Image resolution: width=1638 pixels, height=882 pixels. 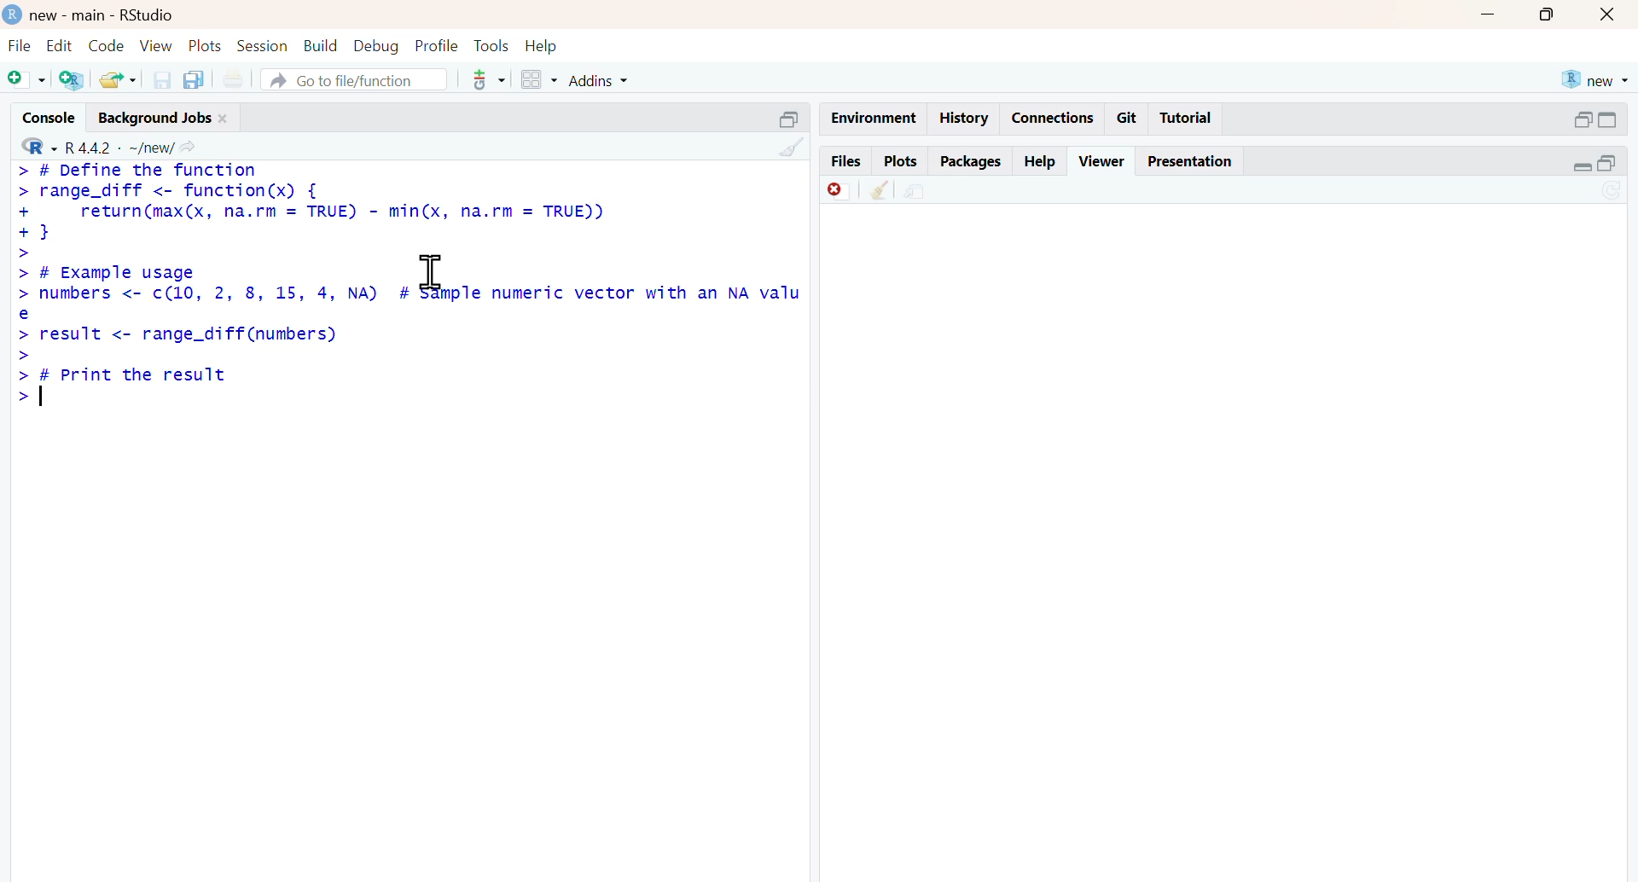 I want to click on close, so click(x=224, y=119).